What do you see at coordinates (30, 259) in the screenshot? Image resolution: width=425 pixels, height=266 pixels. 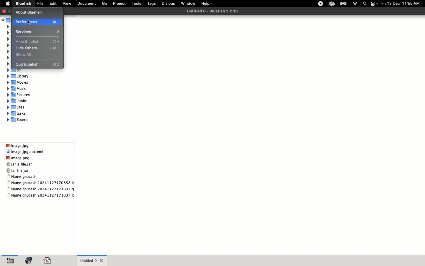 I see `library` at bounding box center [30, 259].